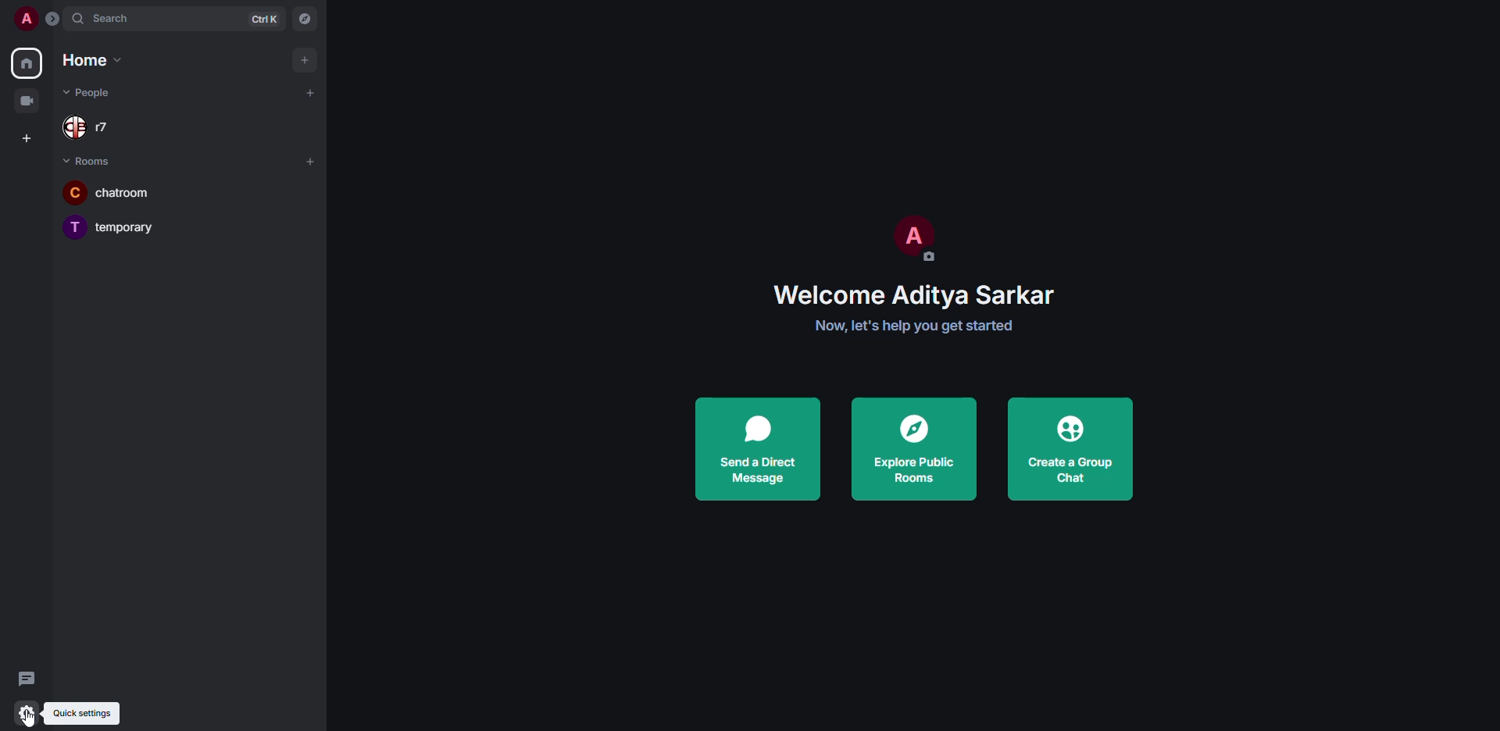 The width and height of the screenshot is (1500, 731). What do you see at coordinates (29, 136) in the screenshot?
I see `create space` at bounding box center [29, 136].